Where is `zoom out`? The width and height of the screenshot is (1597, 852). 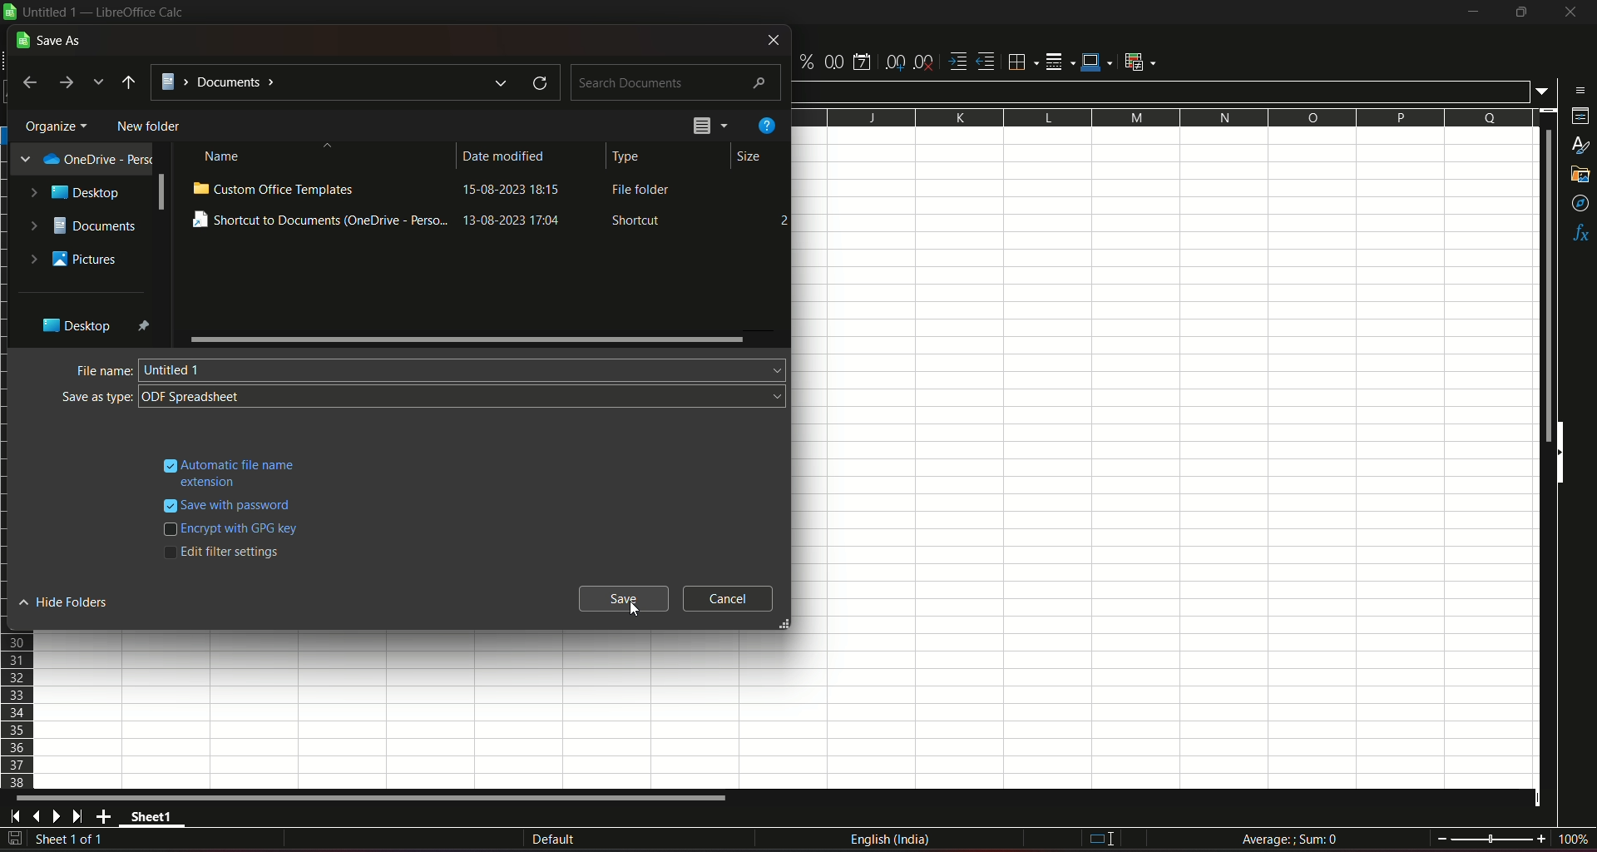
zoom out is located at coordinates (1441, 837).